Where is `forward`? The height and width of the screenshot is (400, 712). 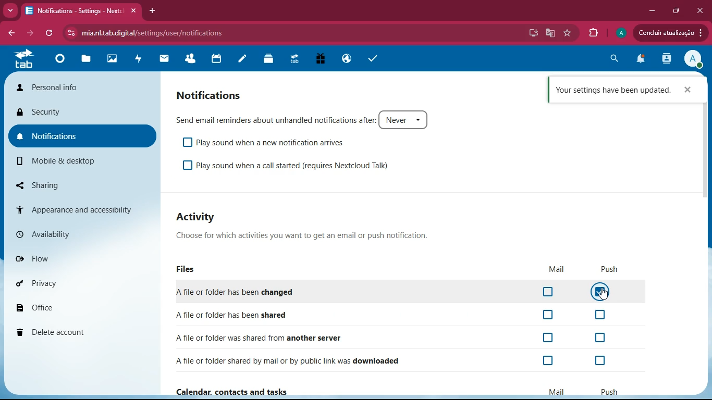 forward is located at coordinates (30, 33).